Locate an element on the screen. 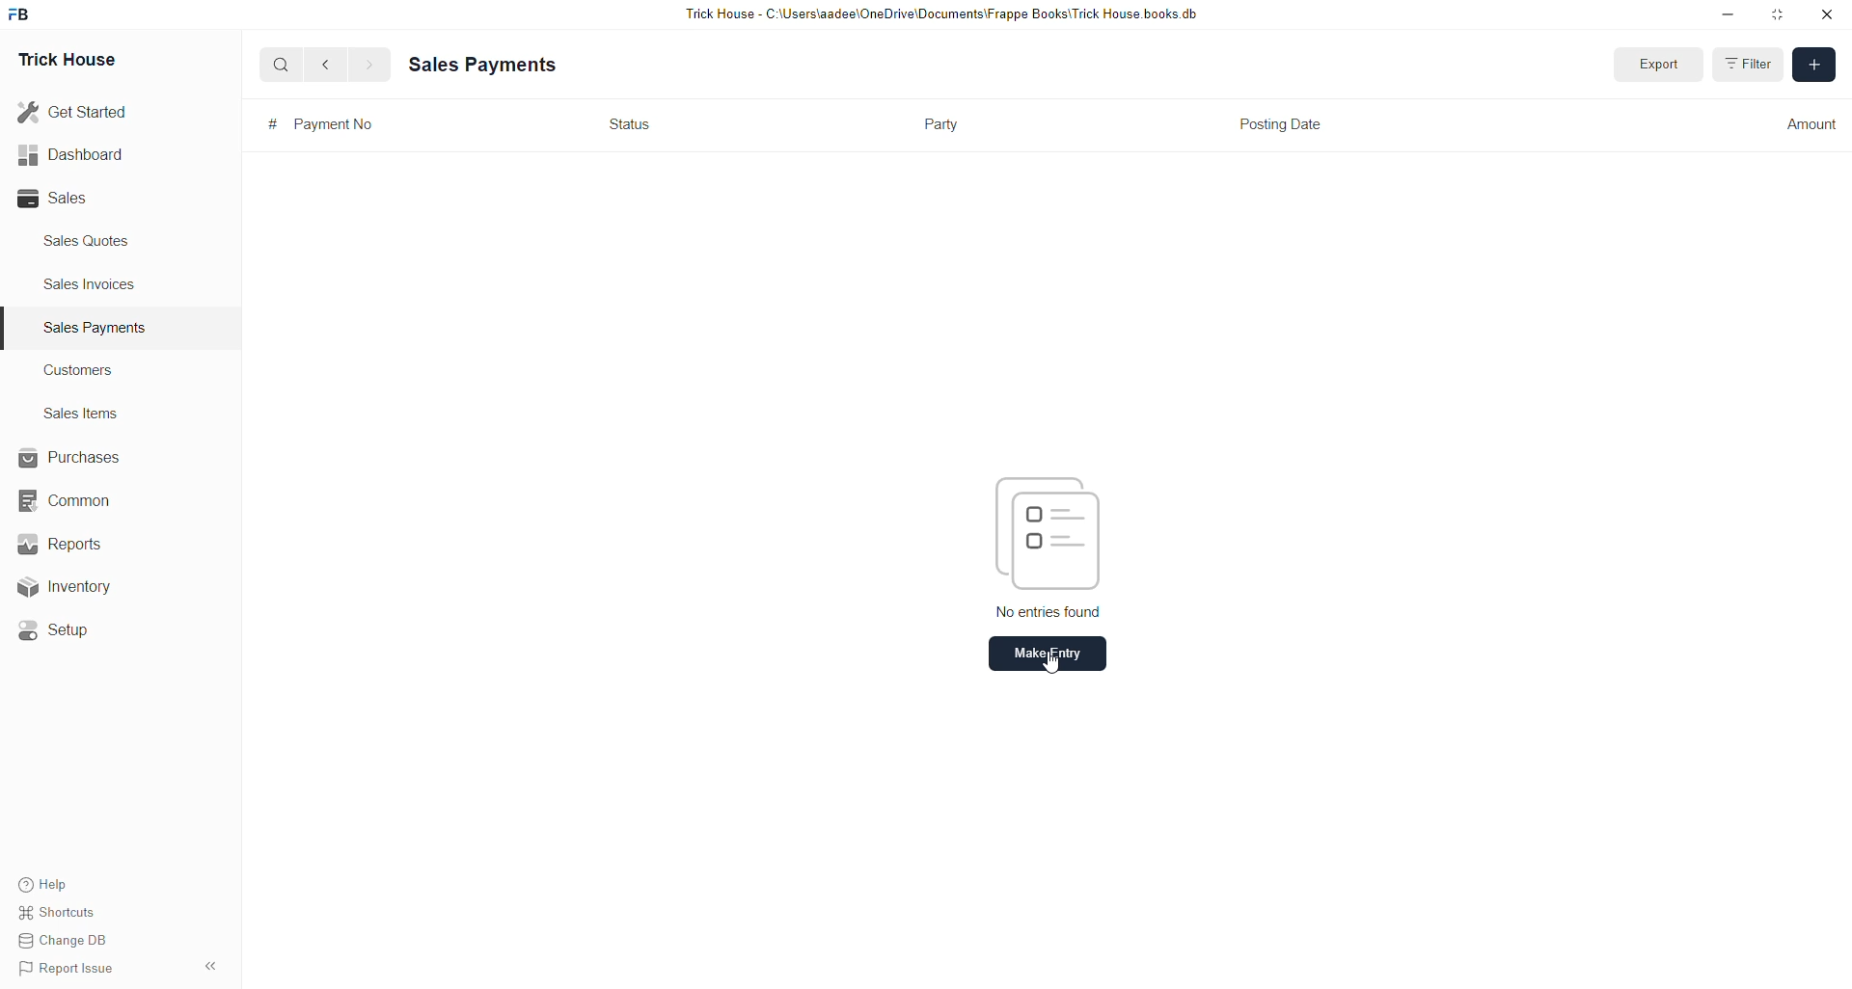 This screenshot has height=989, width=1852. Amount is located at coordinates (1806, 125).